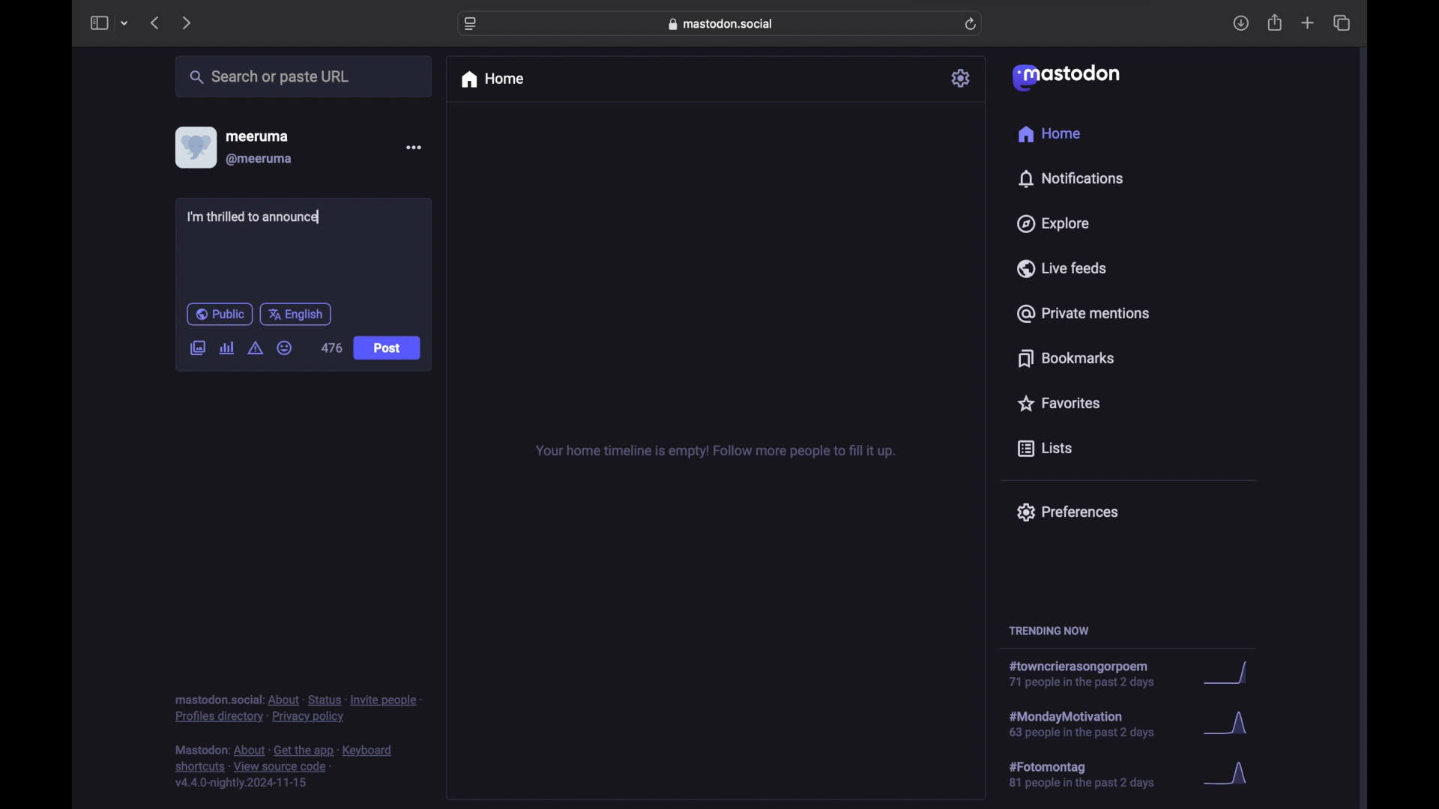  I want to click on display picture, so click(194, 148).